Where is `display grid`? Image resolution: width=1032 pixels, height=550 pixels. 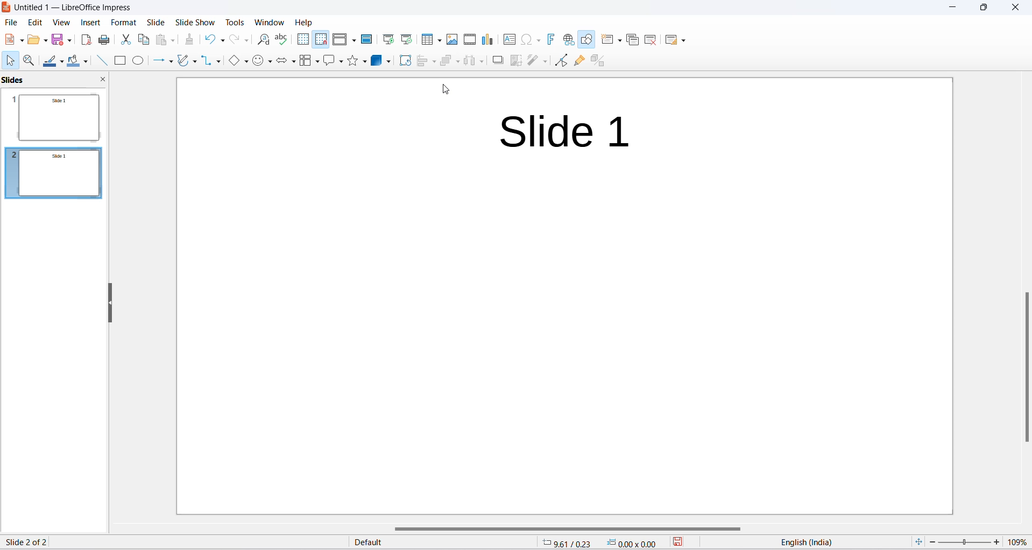
display grid is located at coordinates (301, 40).